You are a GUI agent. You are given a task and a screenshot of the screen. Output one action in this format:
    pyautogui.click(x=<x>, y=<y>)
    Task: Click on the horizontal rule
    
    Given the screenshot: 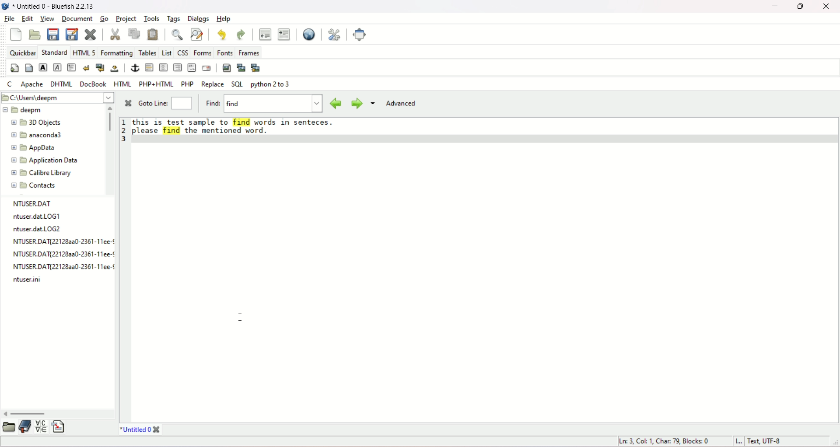 What is the action you would take?
    pyautogui.click(x=149, y=67)
    